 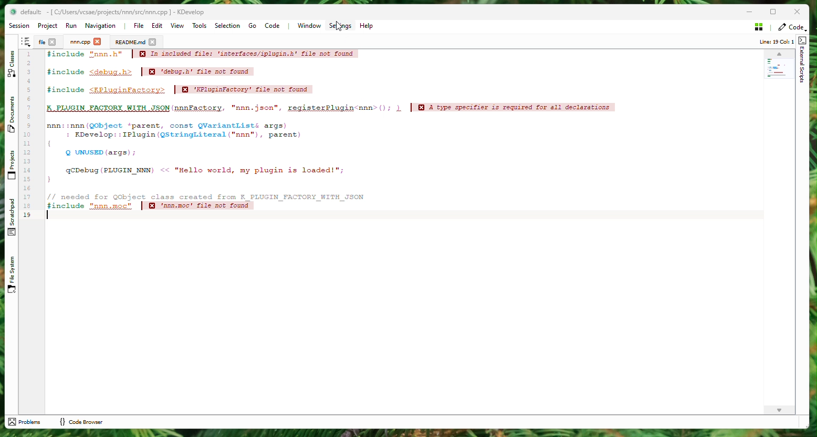 I want to click on 18, so click(x=28, y=206).